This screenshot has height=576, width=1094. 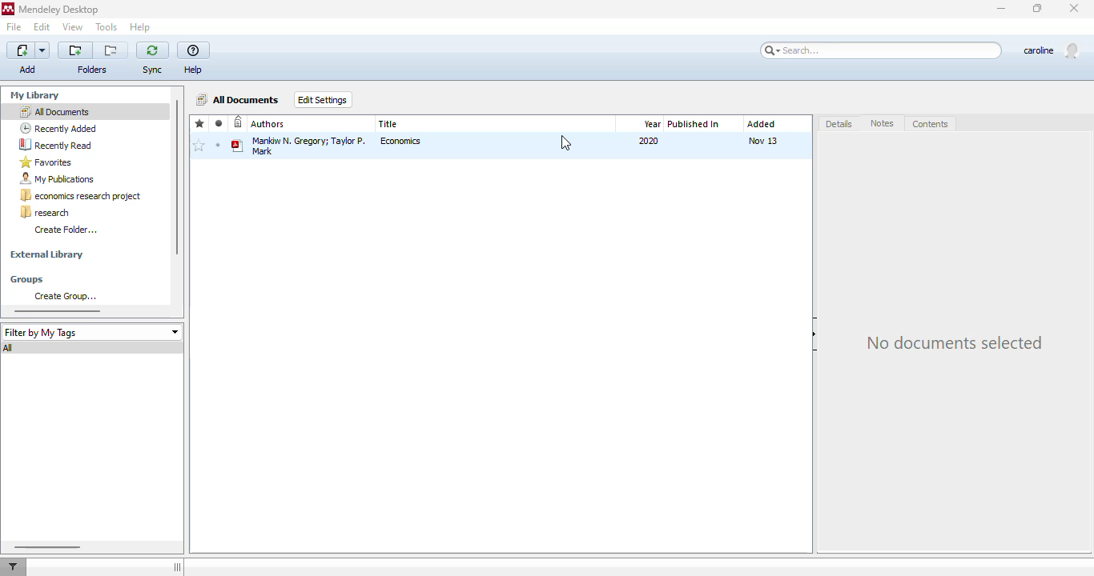 What do you see at coordinates (46, 546) in the screenshot?
I see `horizontal scroll bar` at bounding box center [46, 546].